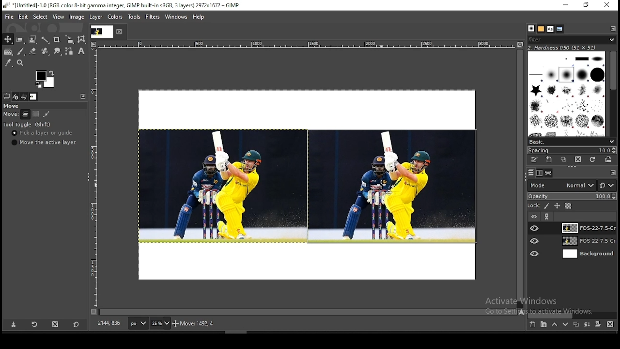 This screenshot has width=620, height=349. I want to click on brushes filter, so click(572, 39).